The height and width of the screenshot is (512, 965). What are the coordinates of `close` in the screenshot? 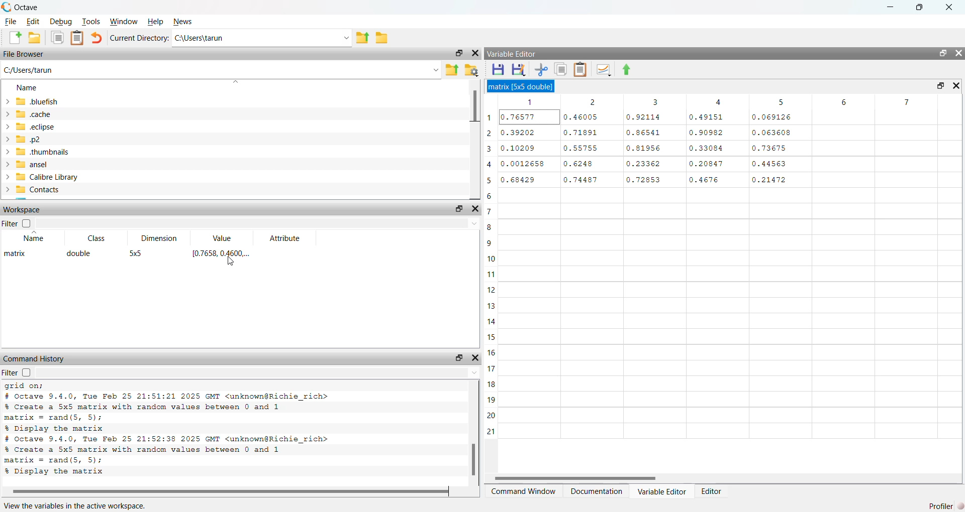 It's located at (477, 209).